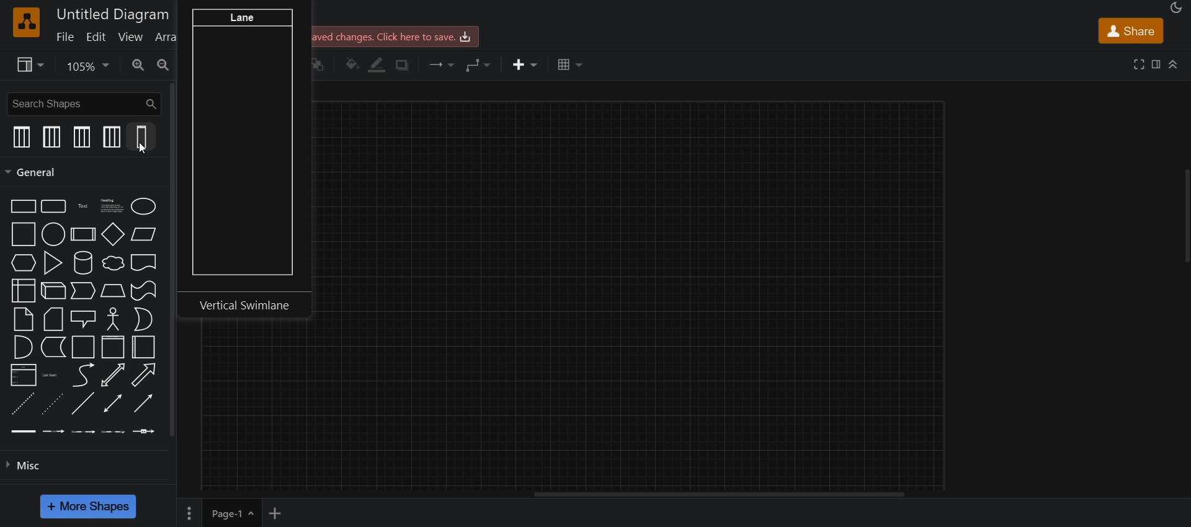 This screenshot has width=1191, height=527. I want to click on vertical container, so click(142, 348).